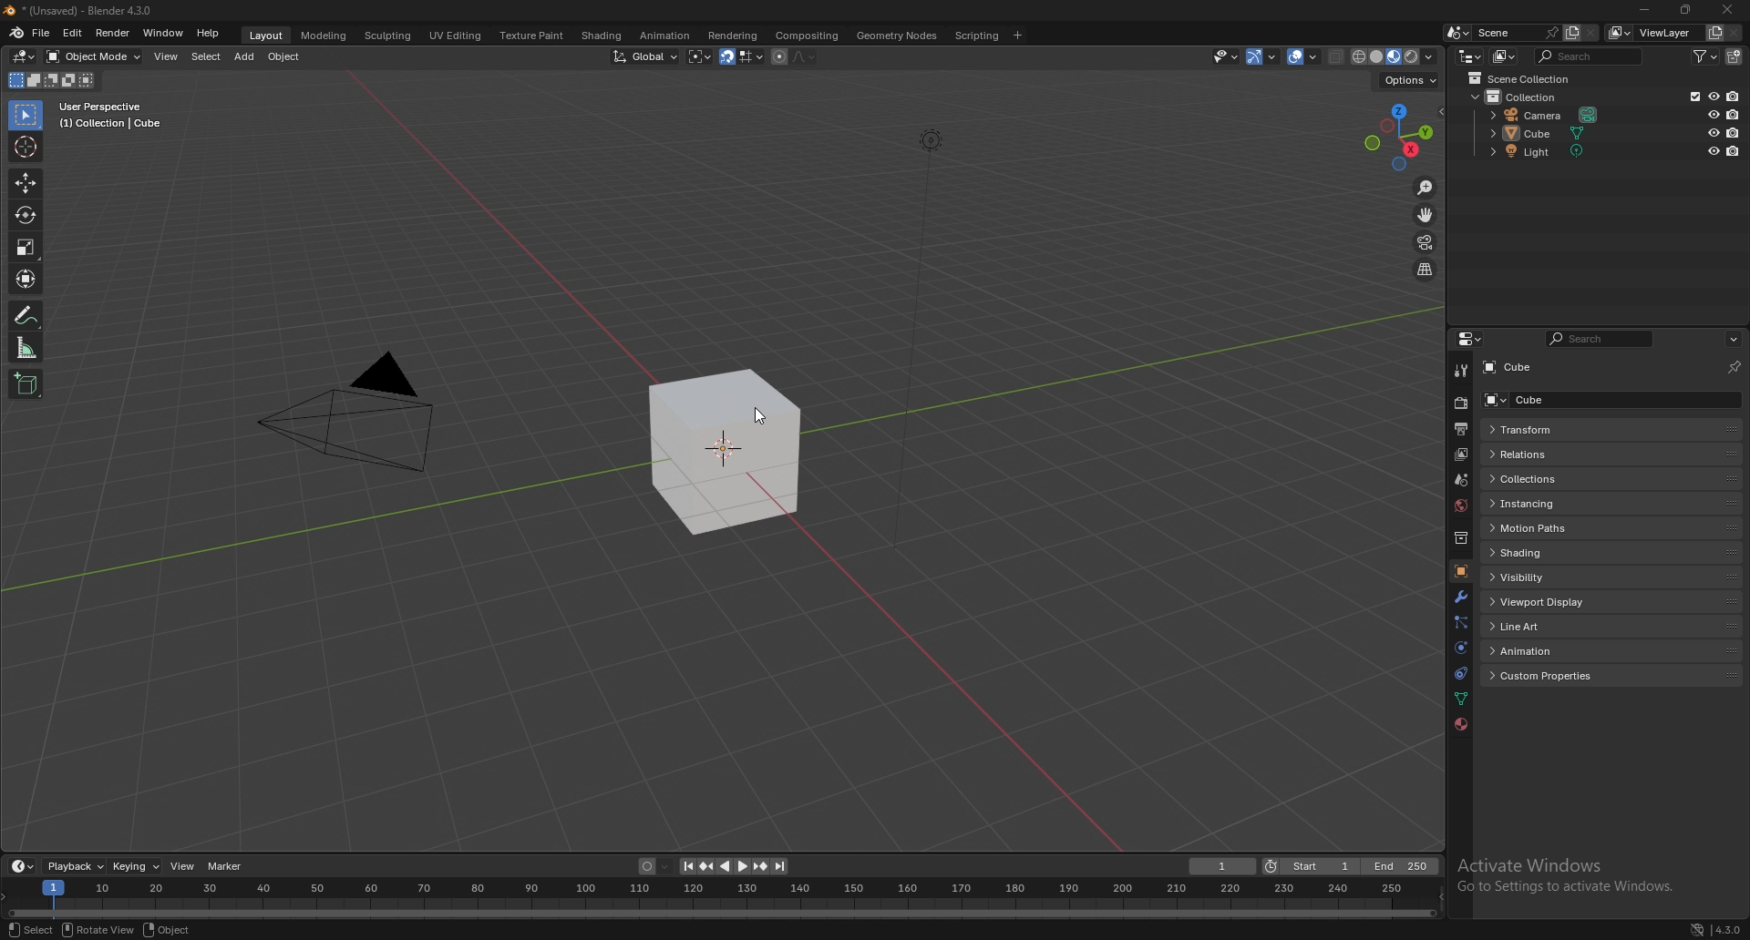 The height and width of the screenshot is (940, 1750). Describe the element at coordinates (761, 866) in the screenshot. I see `jump to keyframe` at that location.